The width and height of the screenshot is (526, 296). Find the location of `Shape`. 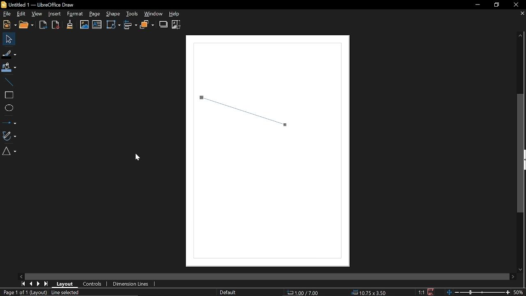

Shape is located at coordinates (113, 14).